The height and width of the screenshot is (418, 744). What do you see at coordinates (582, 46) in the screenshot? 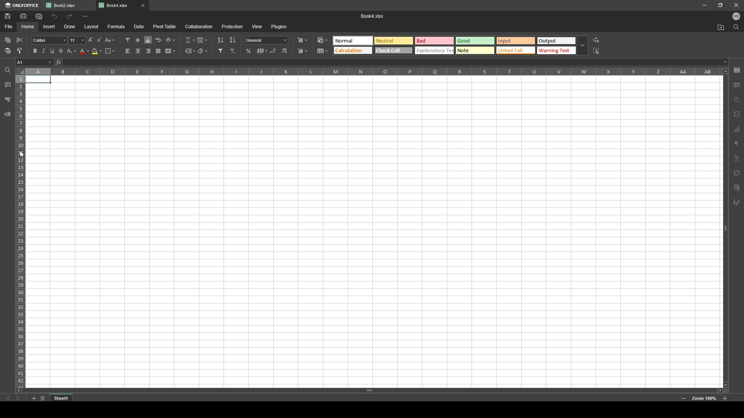
I see `show` at bounding box center [582, 46].